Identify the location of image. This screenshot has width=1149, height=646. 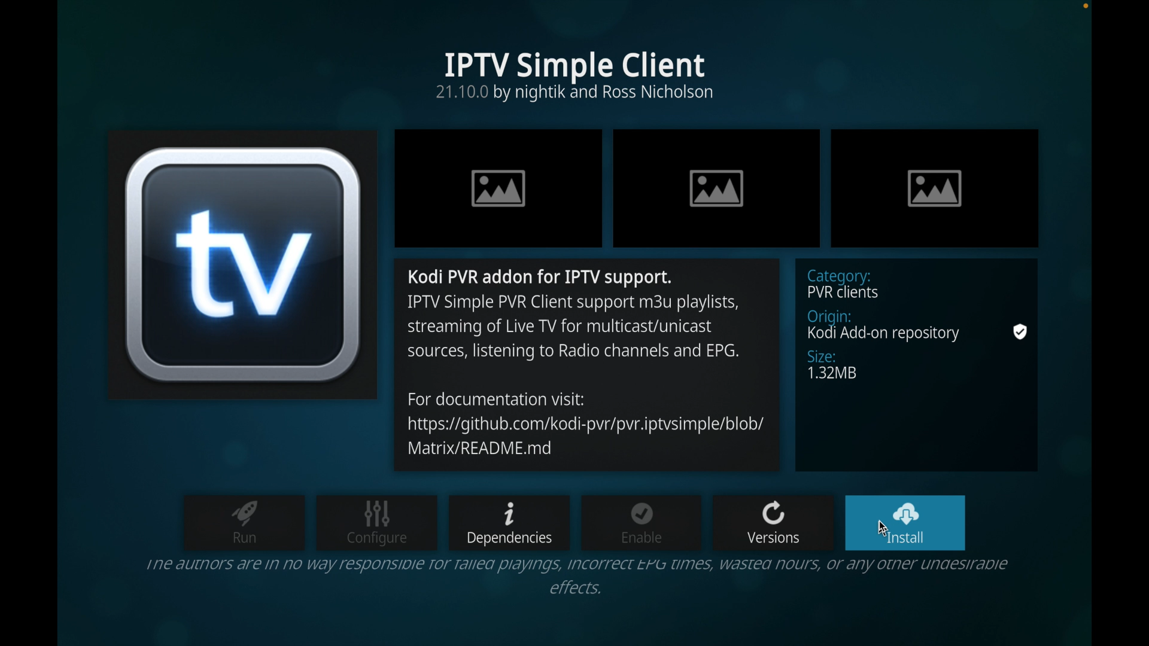
(498, 188).